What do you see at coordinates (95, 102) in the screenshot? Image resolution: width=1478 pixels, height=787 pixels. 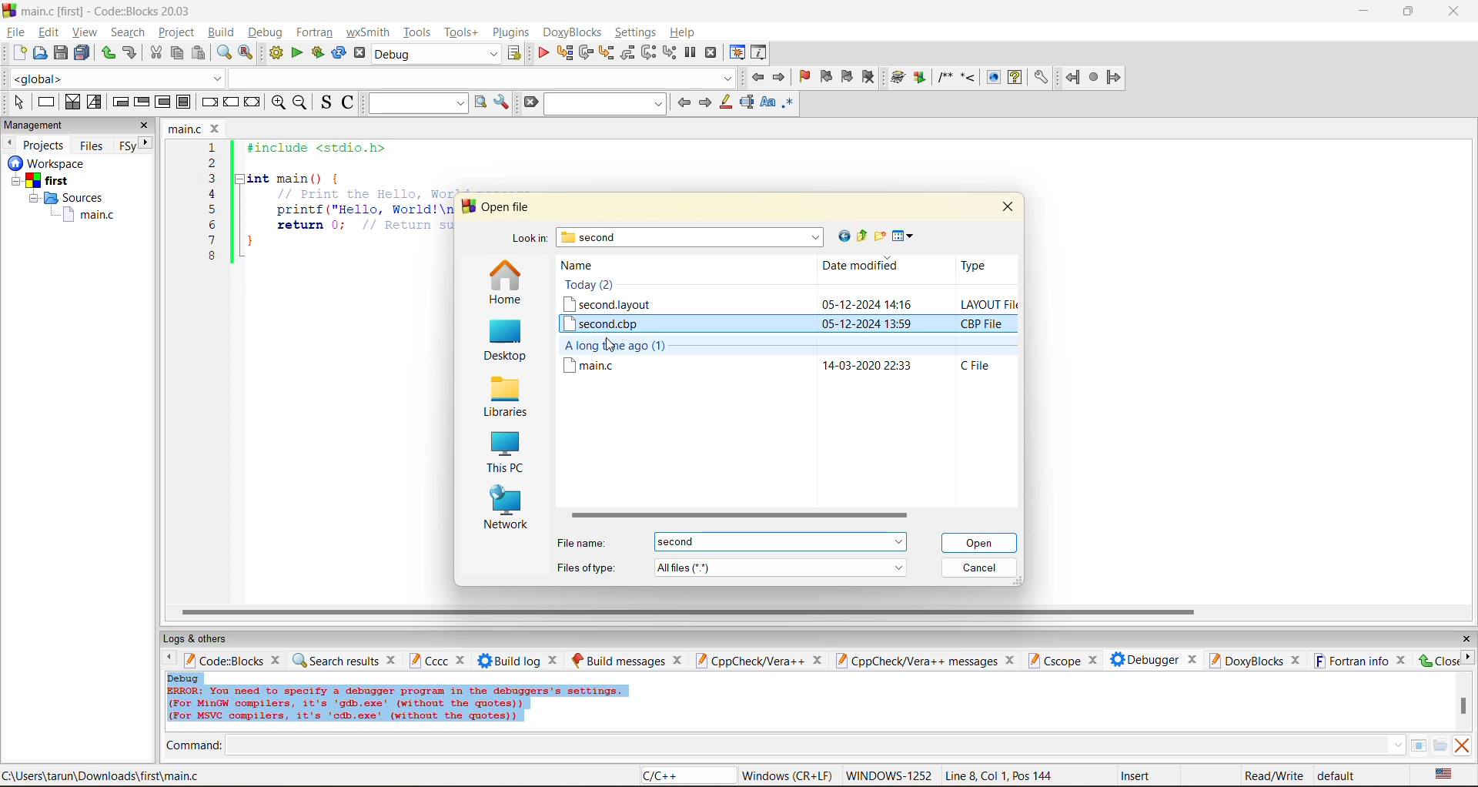 I see `selection` at bounding box center [95, 102].